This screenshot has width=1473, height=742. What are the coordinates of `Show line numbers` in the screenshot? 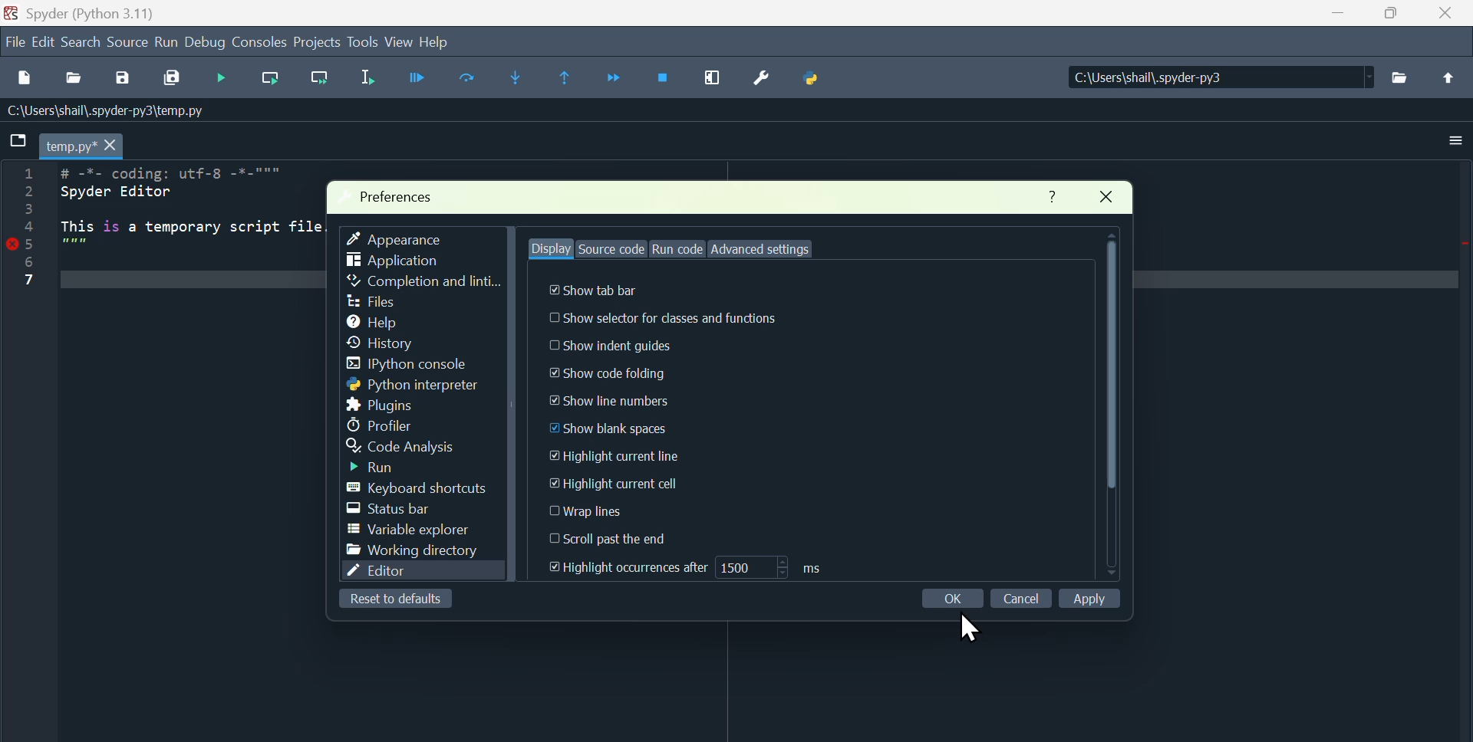 It's located at (613, 399).